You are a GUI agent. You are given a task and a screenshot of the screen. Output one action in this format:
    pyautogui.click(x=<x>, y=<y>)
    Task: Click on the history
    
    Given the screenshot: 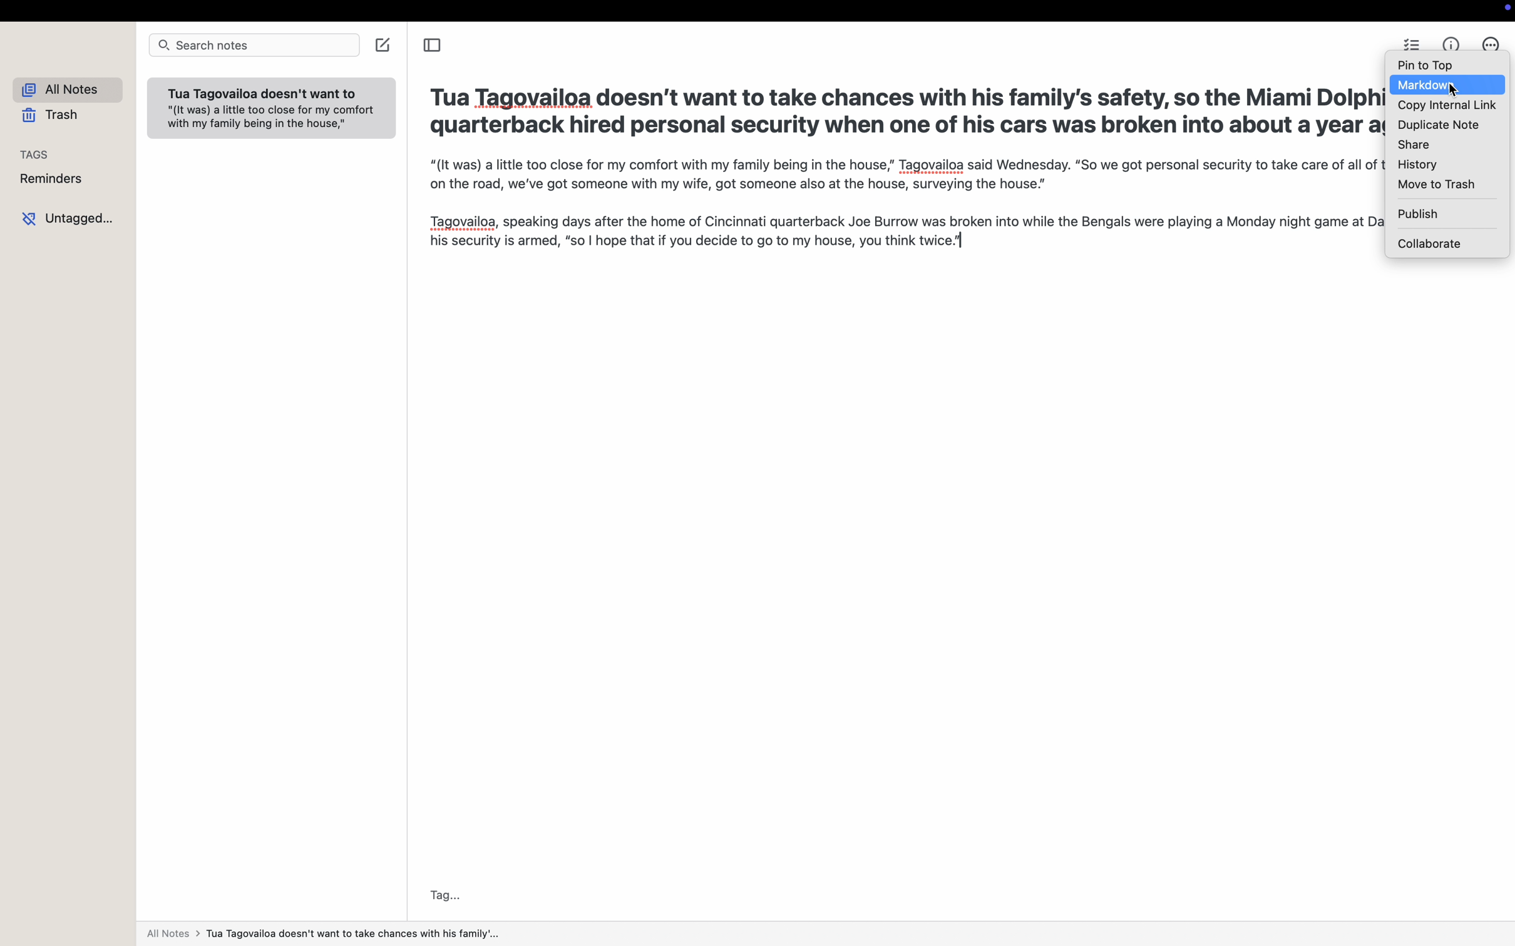 What is the action you would take?
    pyautogui.click(x=1417, y=166)
    